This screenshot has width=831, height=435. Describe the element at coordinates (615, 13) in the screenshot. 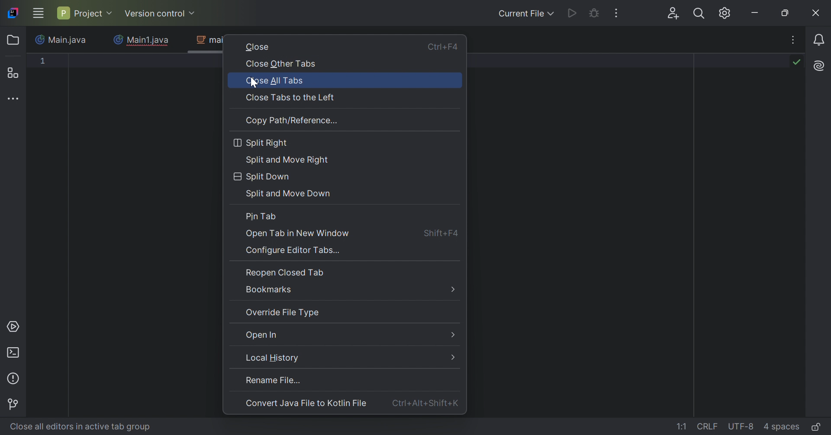

I see `More Actions` at that location.